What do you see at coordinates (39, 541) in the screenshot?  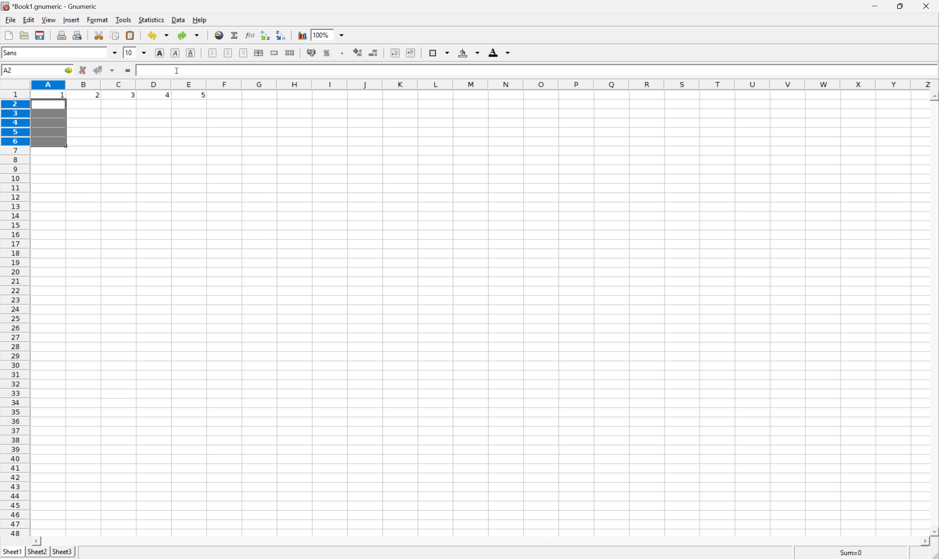 I see `scroll left` at bounding box center [39, 541].